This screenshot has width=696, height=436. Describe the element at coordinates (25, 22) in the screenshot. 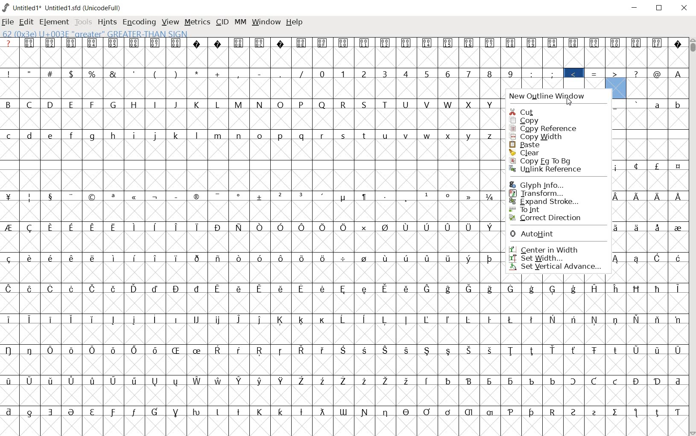

I see `edit` at that location.